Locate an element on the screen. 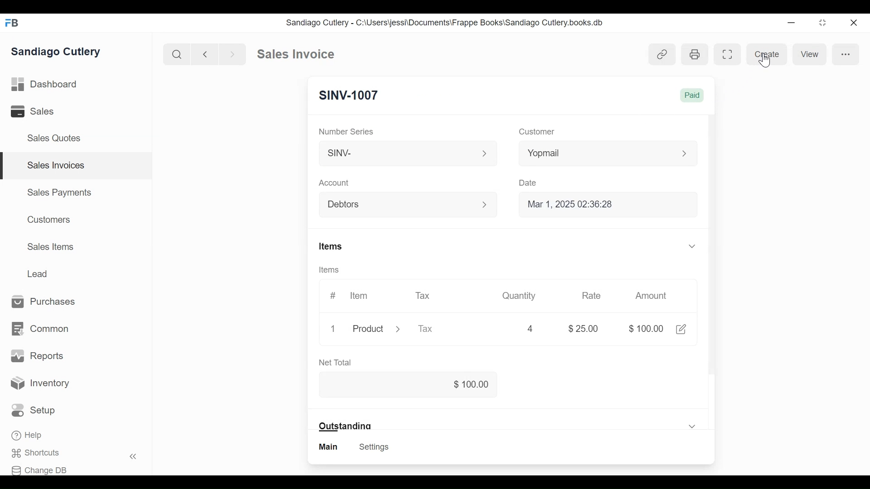  Outstanding is located at coordinates (507, 424).